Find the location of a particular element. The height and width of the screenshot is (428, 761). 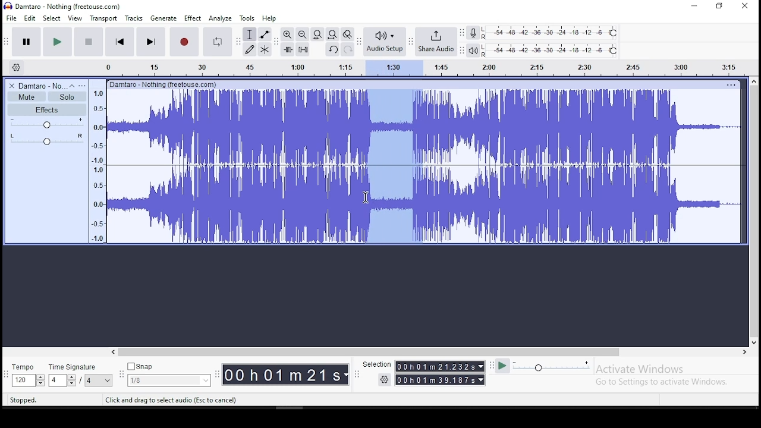

Audio bar is located at coordinates (413, 66).